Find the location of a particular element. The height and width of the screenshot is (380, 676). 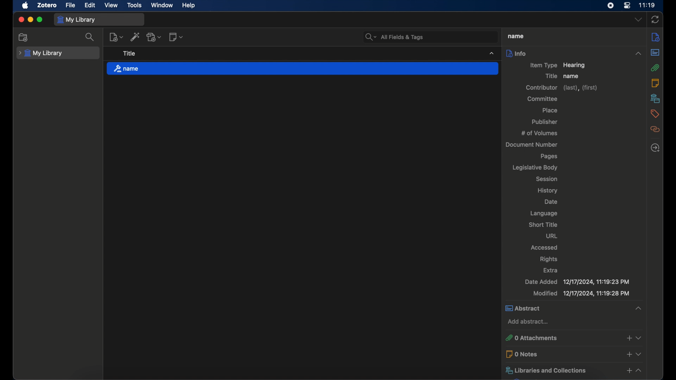

accessed is located at coordinates (545, 247).